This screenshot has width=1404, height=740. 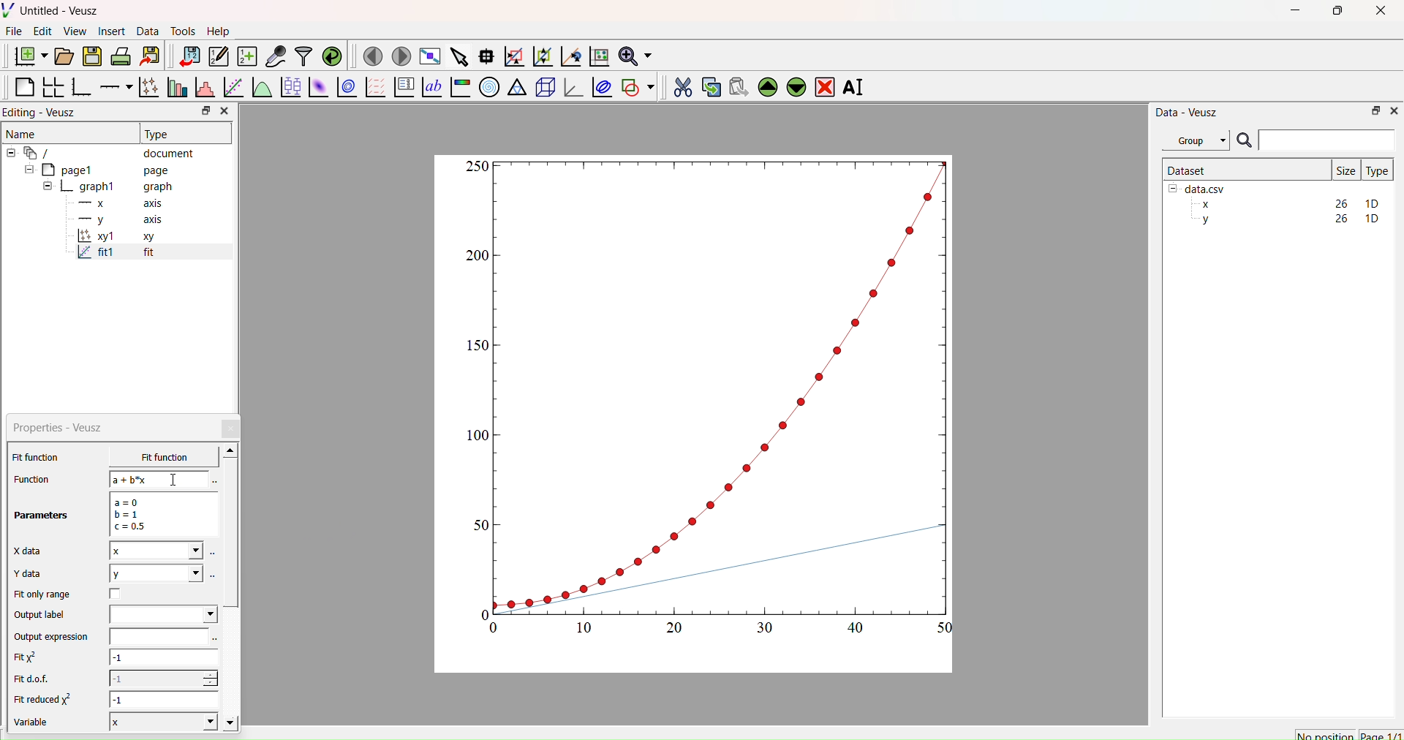 What do you see at coordinates (216, 31) in the screenshot?
I see `Help` at bounding box center [216, 31].